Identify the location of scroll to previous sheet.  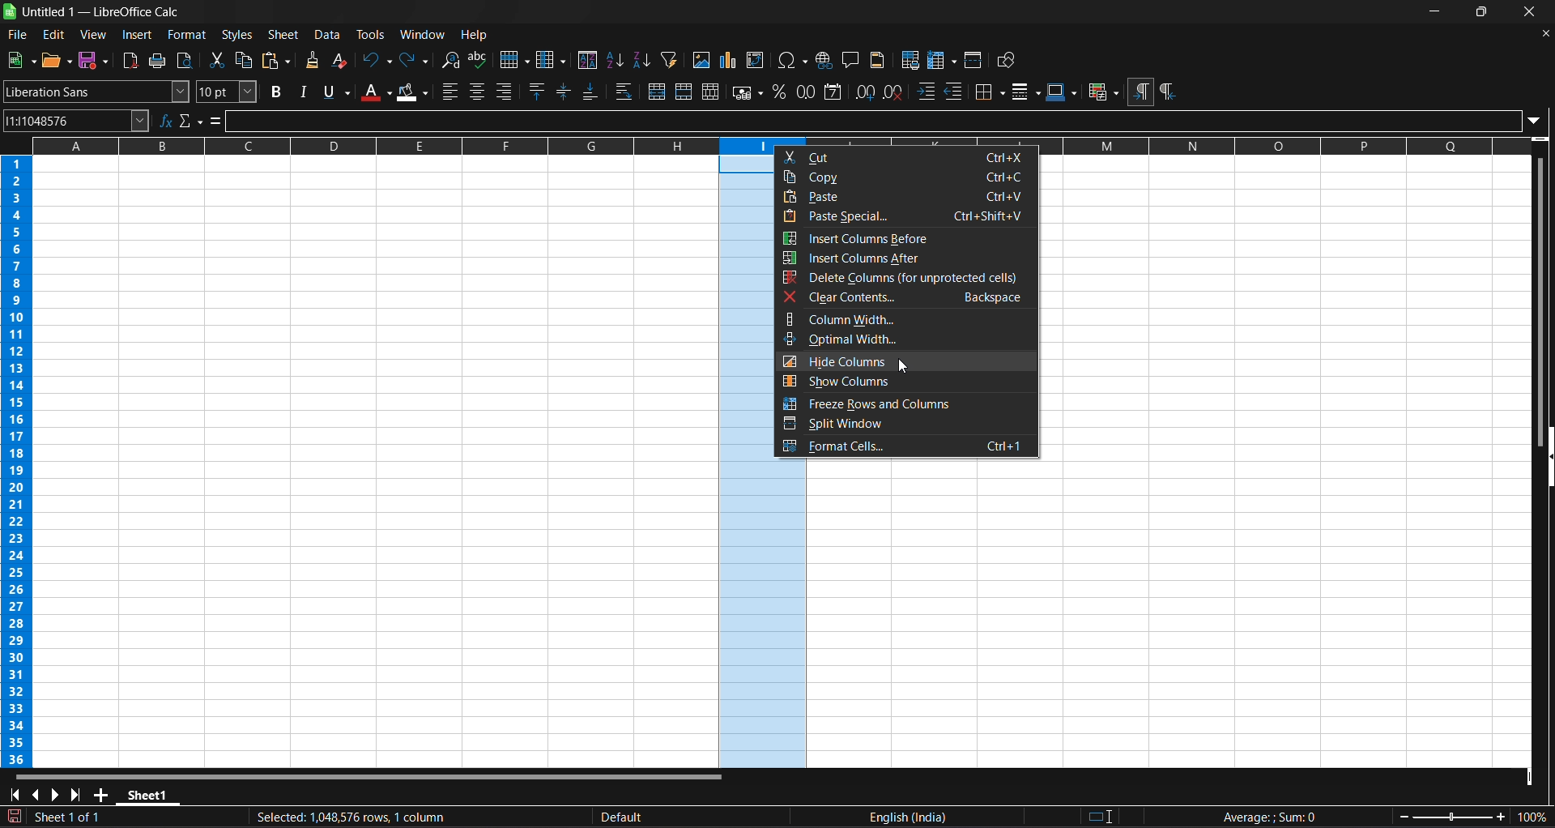
(37, 794).